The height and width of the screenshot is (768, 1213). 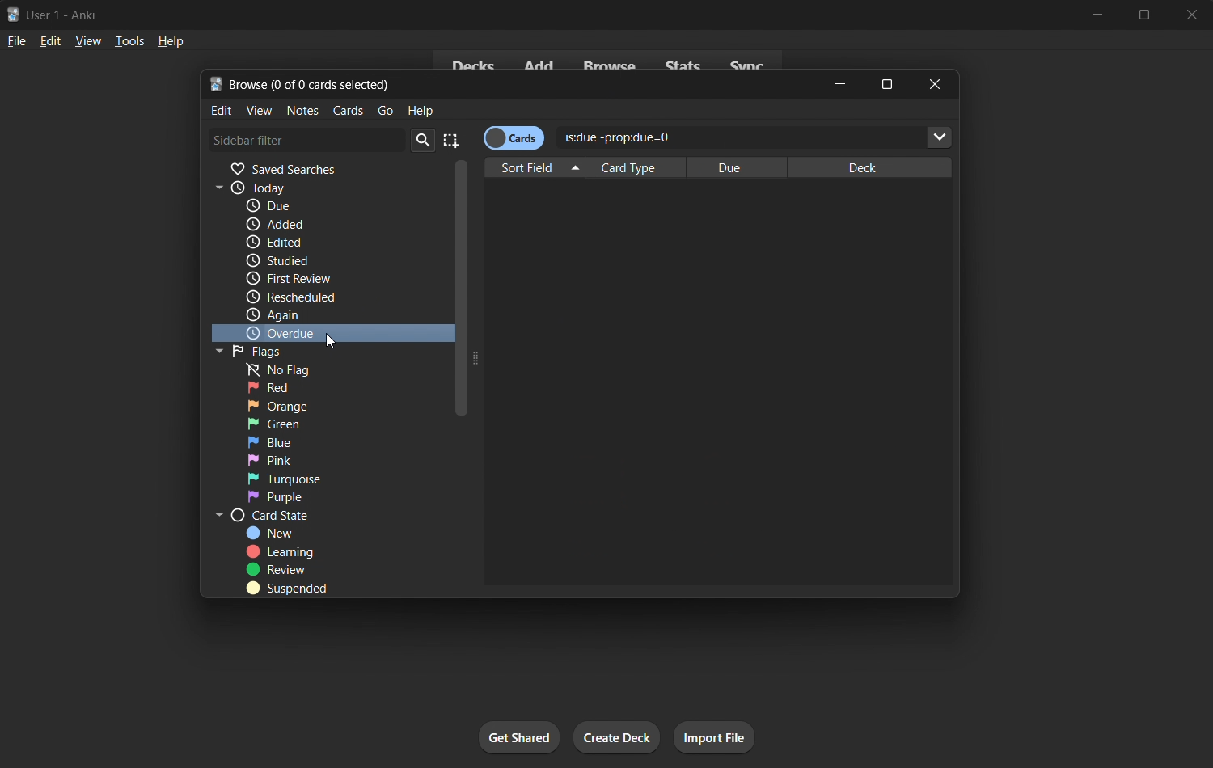 I want to click on due, so click(x=733, y=167).